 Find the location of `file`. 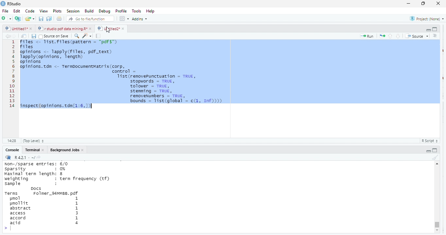

file is located at coordinates (6, 11).